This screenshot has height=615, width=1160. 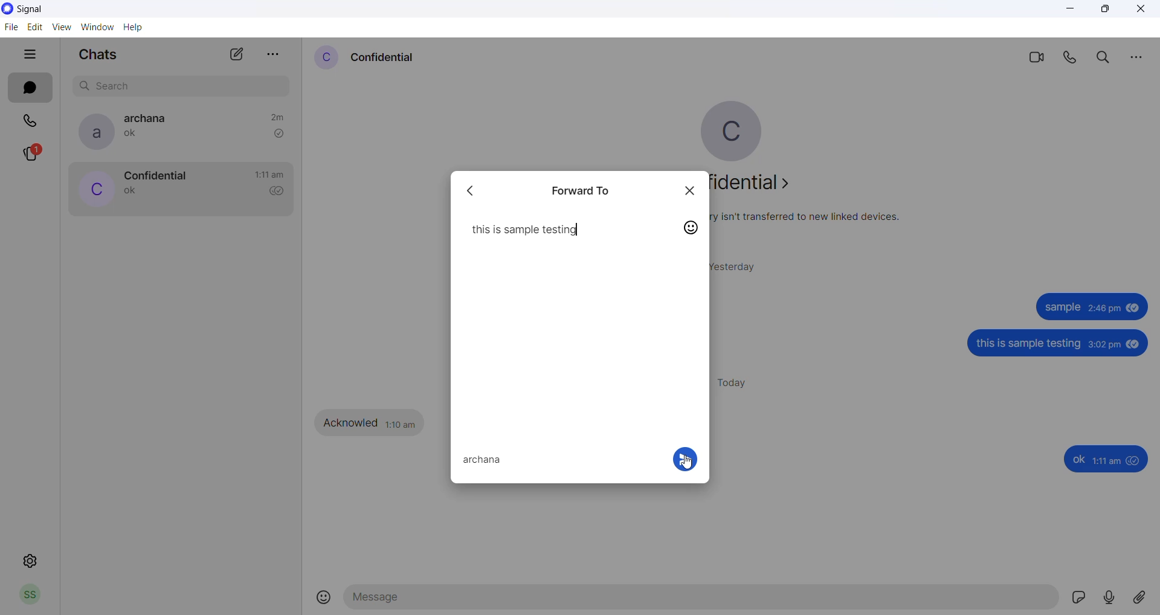 What do you see at coordinates (92, 132) in the screenshot?
I see `profile picture` at bounding box center [92, 132].